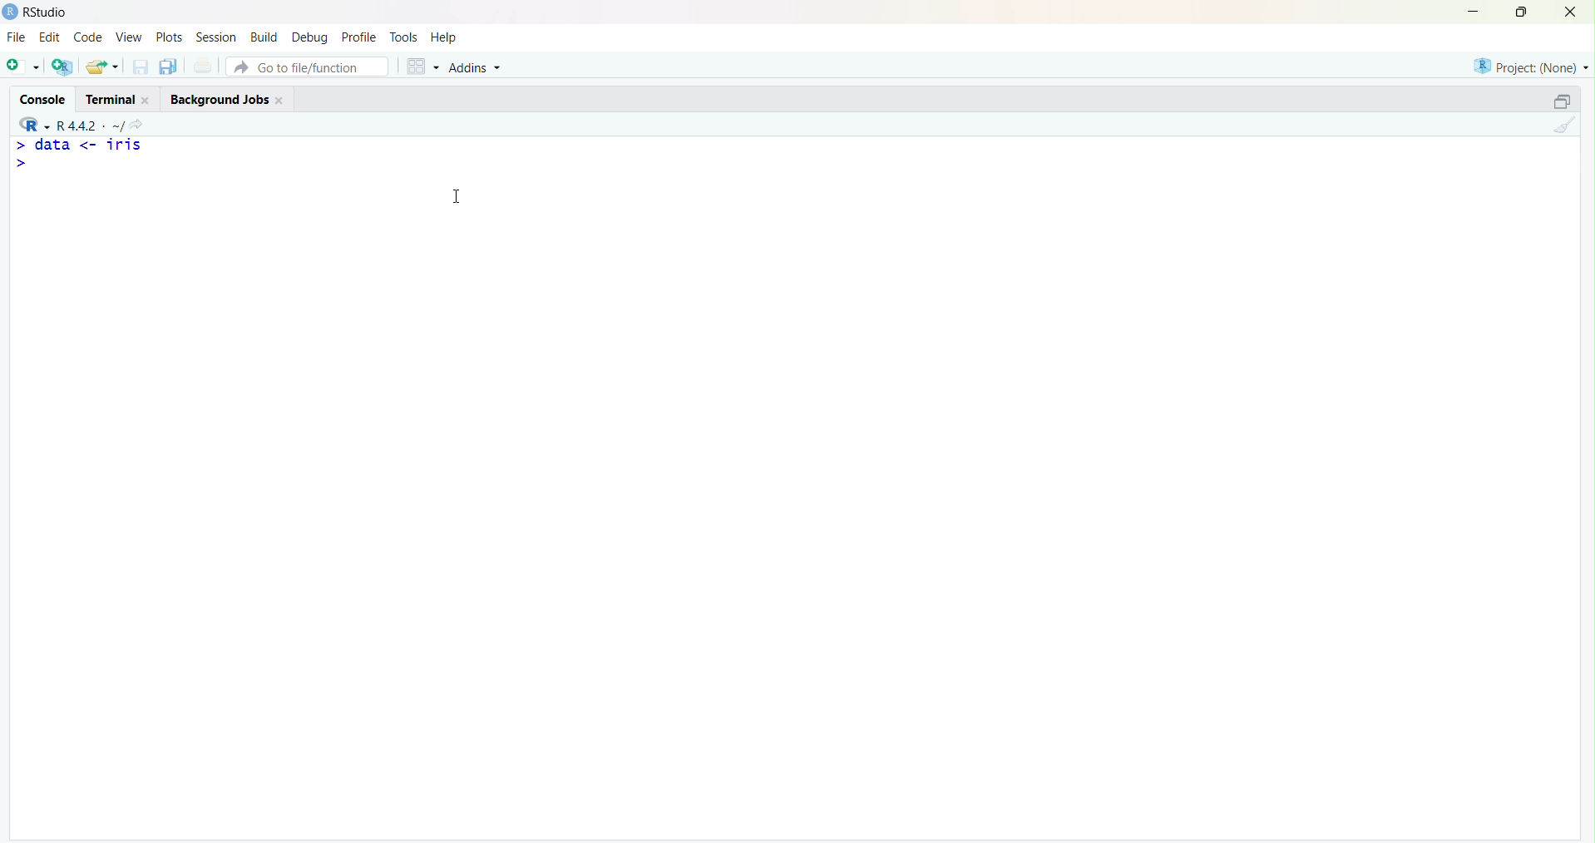 The height and width of the screenshot is (843, 1595). Describe the element at coordinates (1474, 11) in the screenshot. I see `Minimize` at that location.